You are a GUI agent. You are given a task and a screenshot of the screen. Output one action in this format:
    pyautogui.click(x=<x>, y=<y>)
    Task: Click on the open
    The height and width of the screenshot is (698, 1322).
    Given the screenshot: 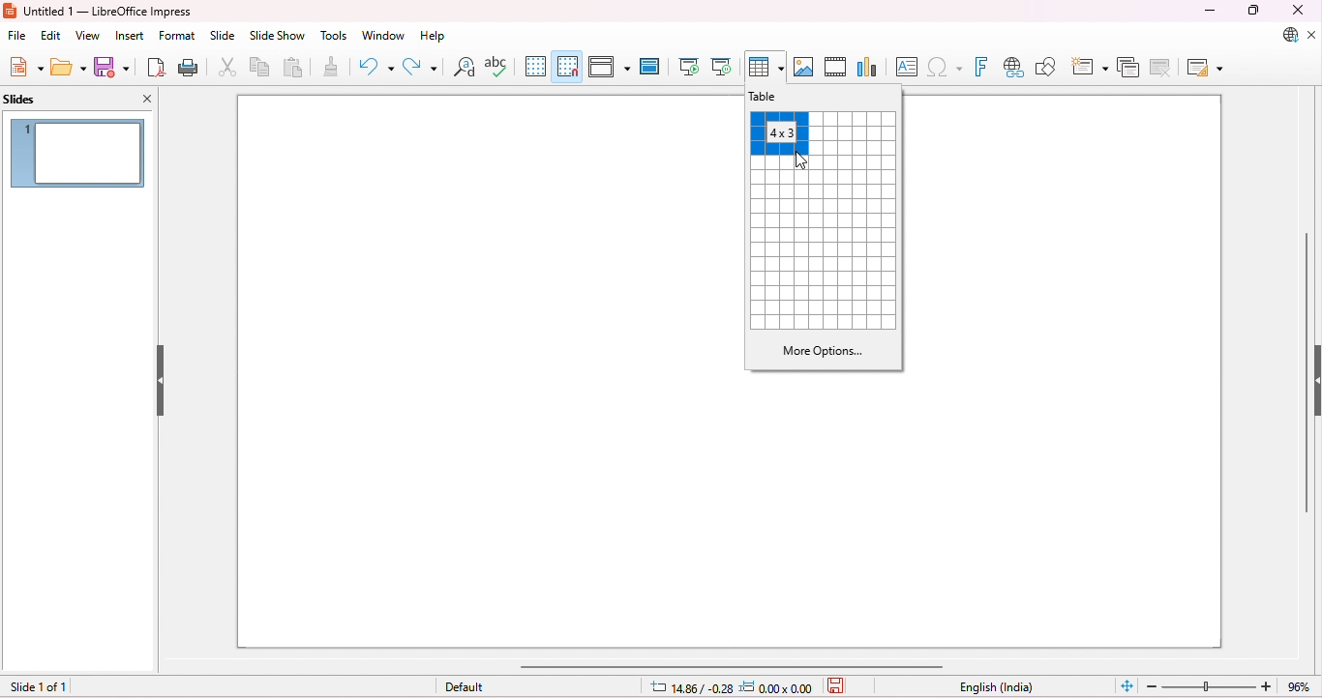 What is the action you would take?
    pyautogui.click(x=69, y=67)
    